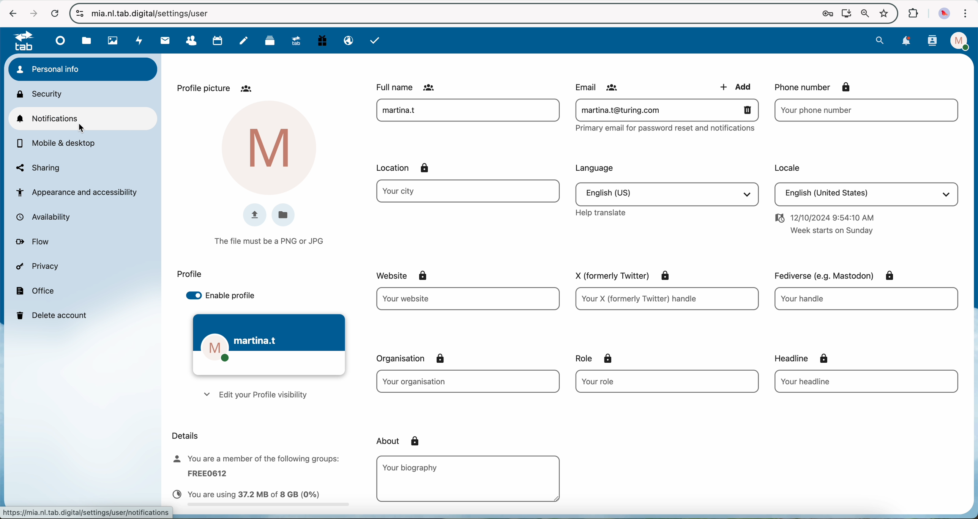  I want to click on profile, so click(189, 272).